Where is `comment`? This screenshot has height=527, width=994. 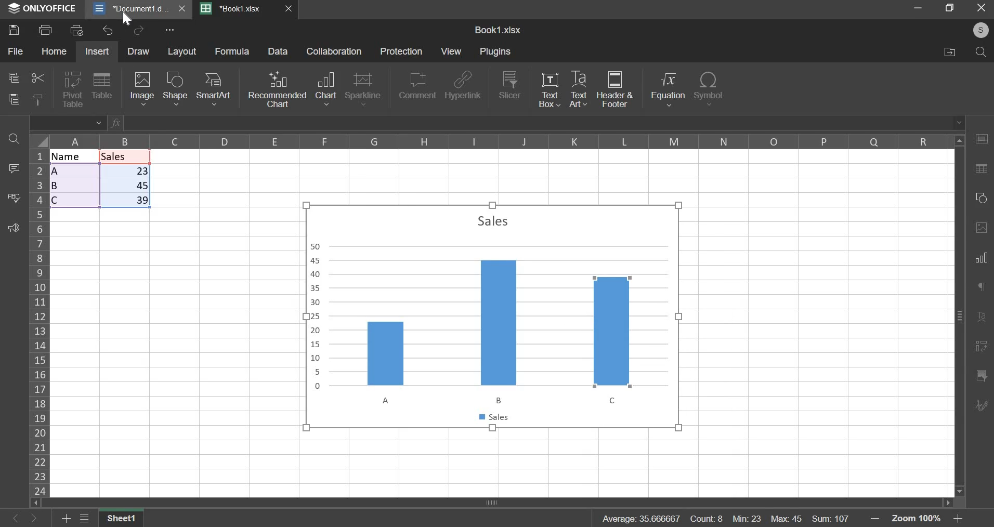
comment is located at coordinates (16, 170).